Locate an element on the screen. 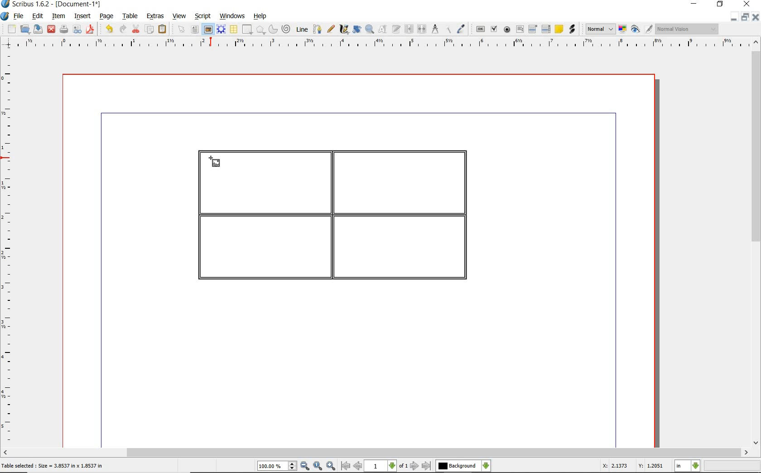 The width and height of the screenshot is (761, 473). go to first page is located at coordinates (345, 466).